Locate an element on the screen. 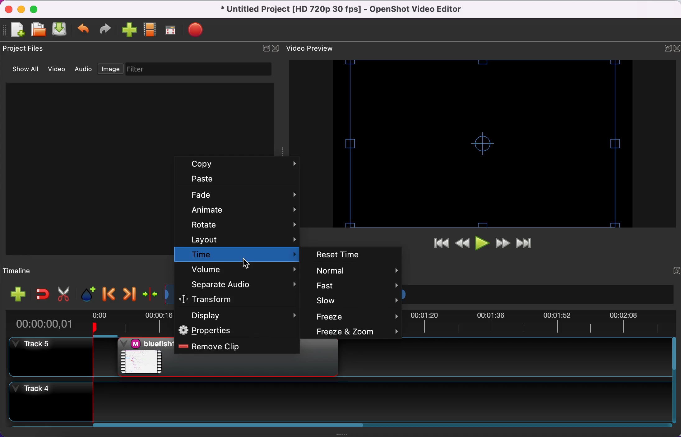 The width and height of the screenshot is (681, 437). volume is located at coordinates (239, 270).